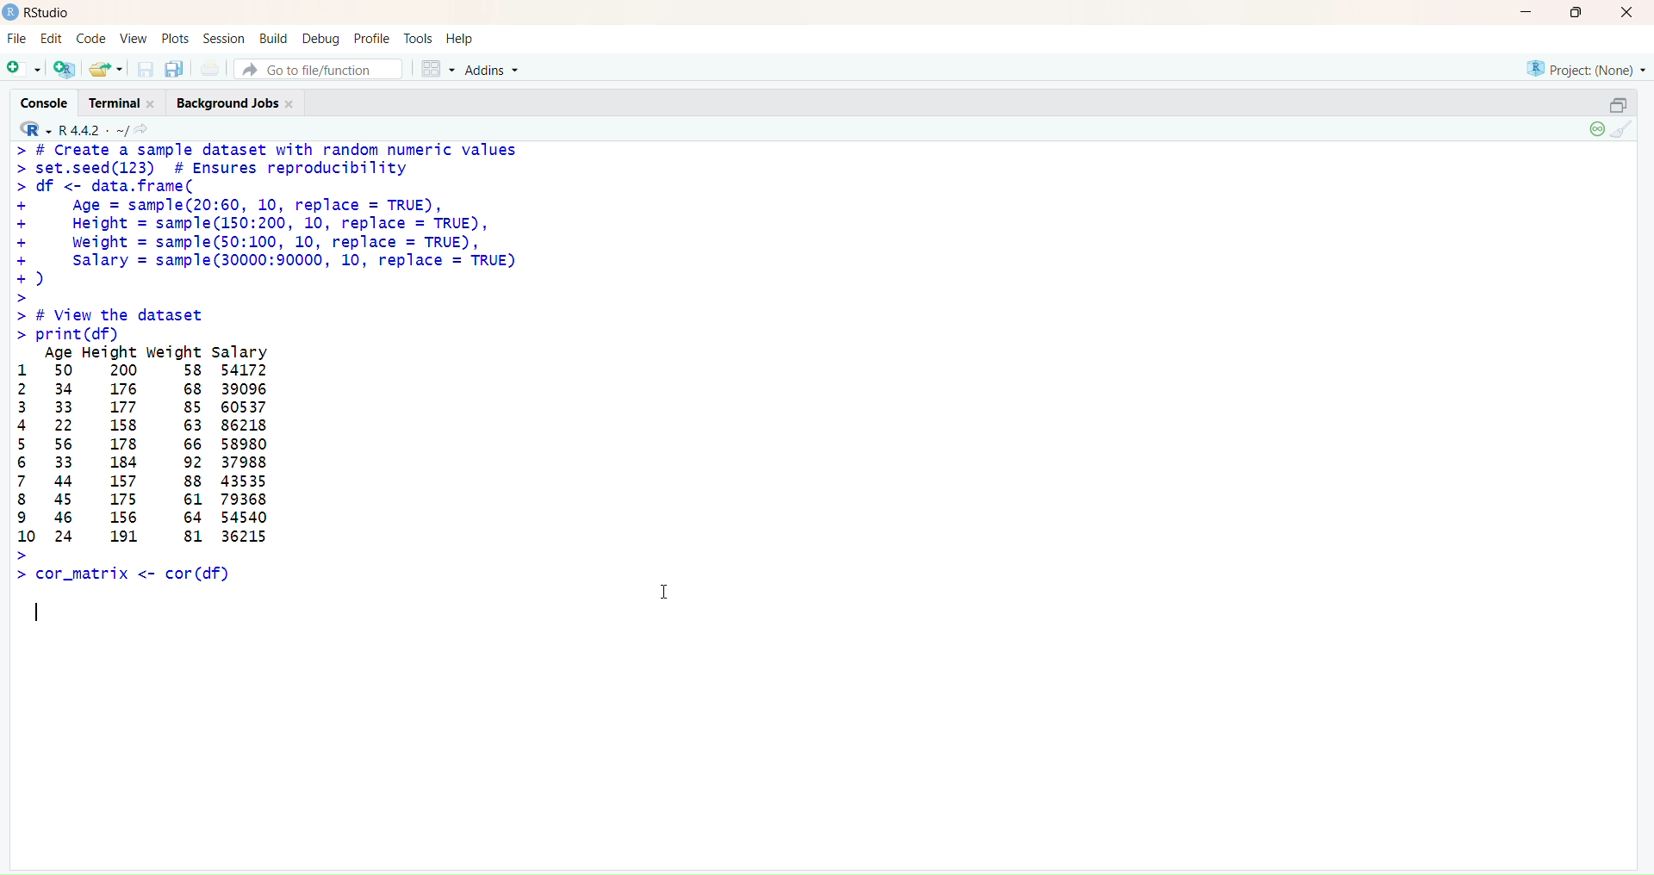 The image size is (1654, 875). What do you see at coordinates (133, 38) in the screenshot?
I see `View` at bounding box center [133, 38].